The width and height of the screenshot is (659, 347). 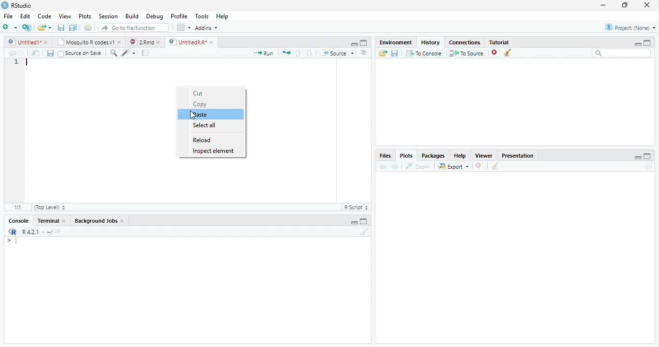 I want to click on close, so click(x=124, y=222).